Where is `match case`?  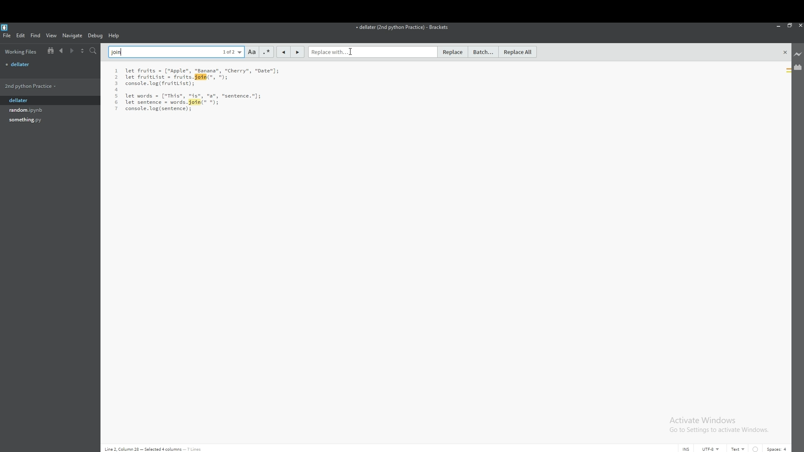 match case is located at coordinates (252, 52).